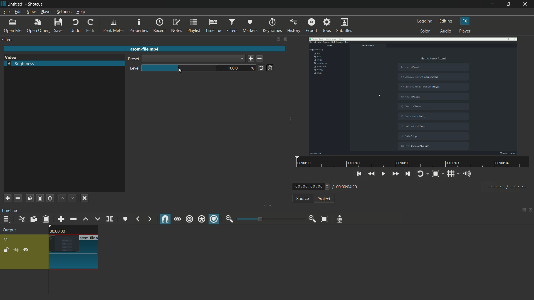 The width and height of the screenshot is (534, 300). What do you see at coordinates (312, 186) in the screenshot?
I see `00:00:00:00 (current time)` at bounding box center [312, 186].